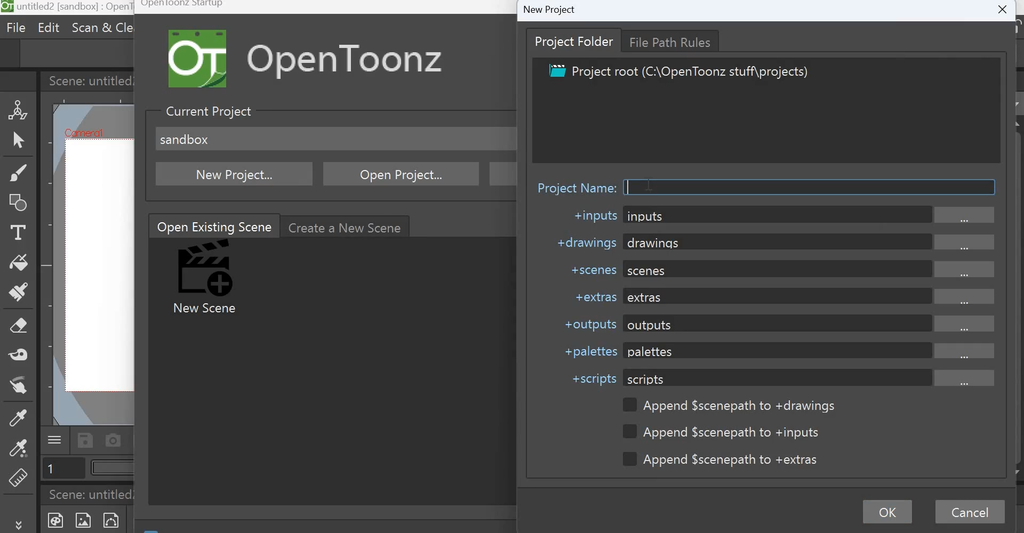  I want to click on Edit, so click(46, 27).